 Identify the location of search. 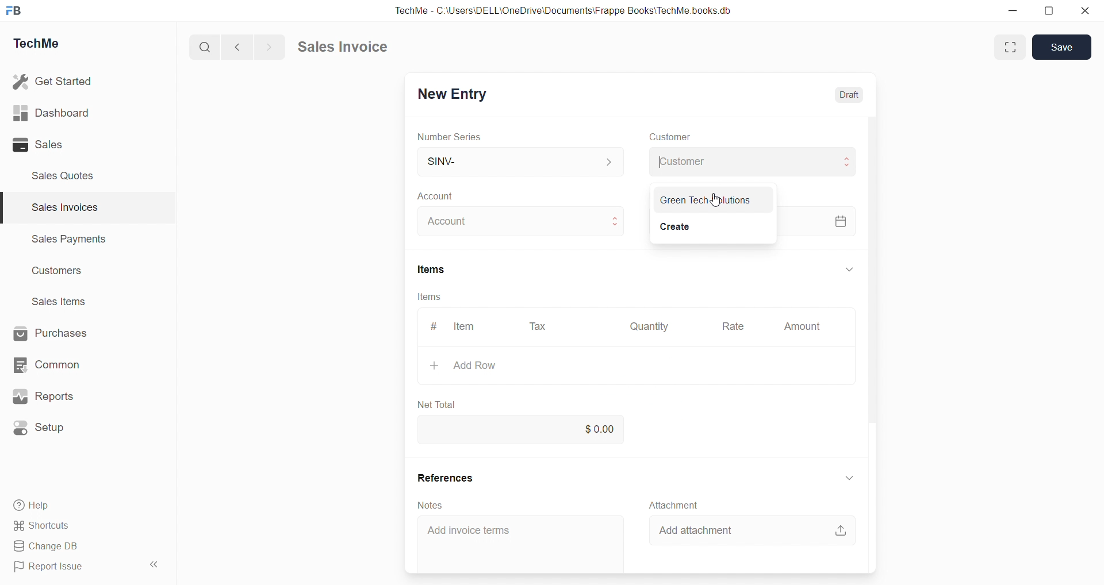
(203, 48).